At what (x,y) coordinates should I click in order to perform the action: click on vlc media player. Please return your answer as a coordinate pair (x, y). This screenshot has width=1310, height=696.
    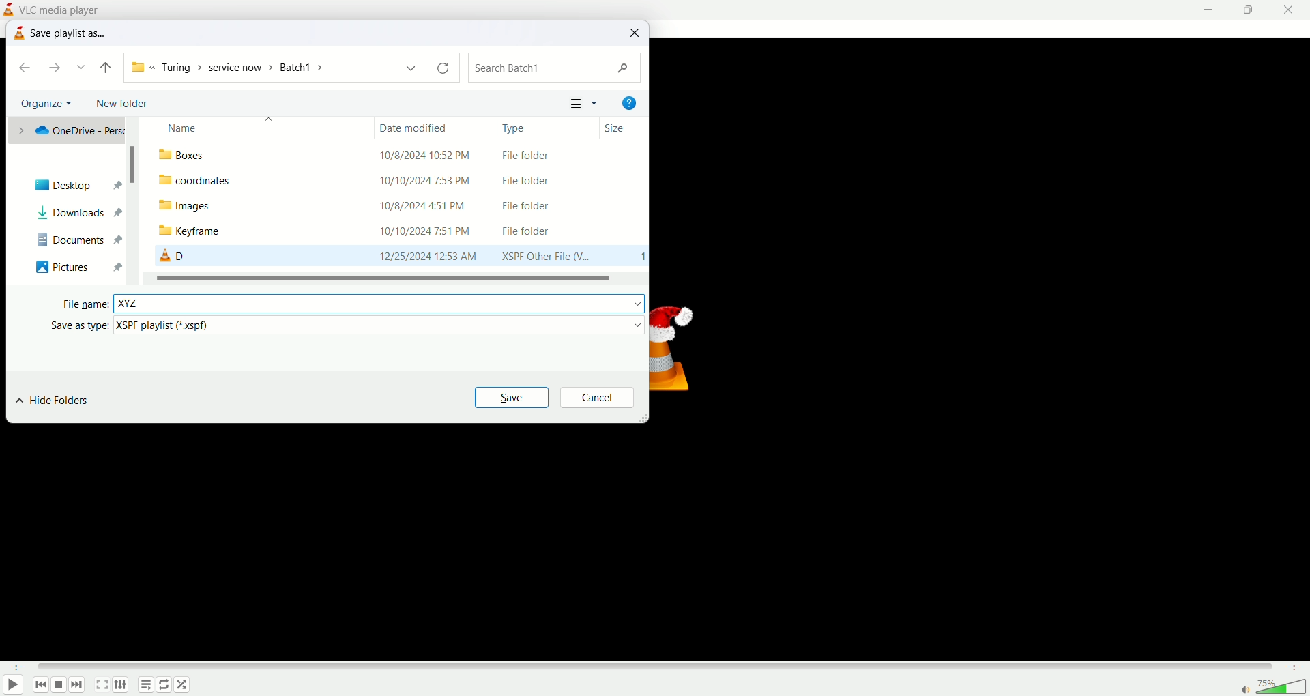
    Looking at the image, I should click on (63, 9).